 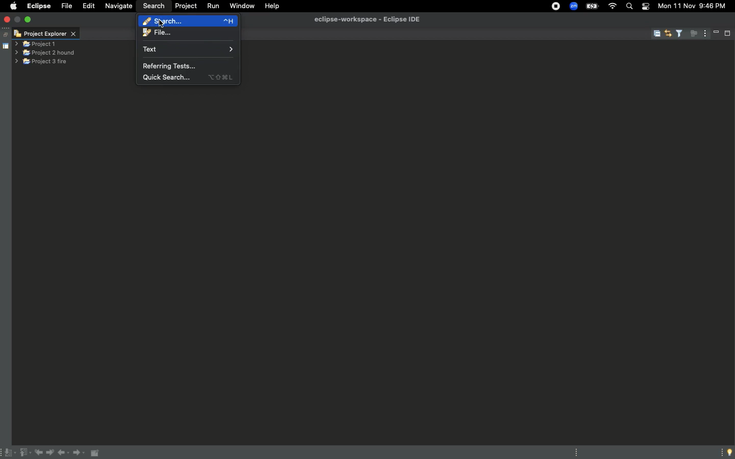 I want to click on Next edit location, so click(x=51, y=453).